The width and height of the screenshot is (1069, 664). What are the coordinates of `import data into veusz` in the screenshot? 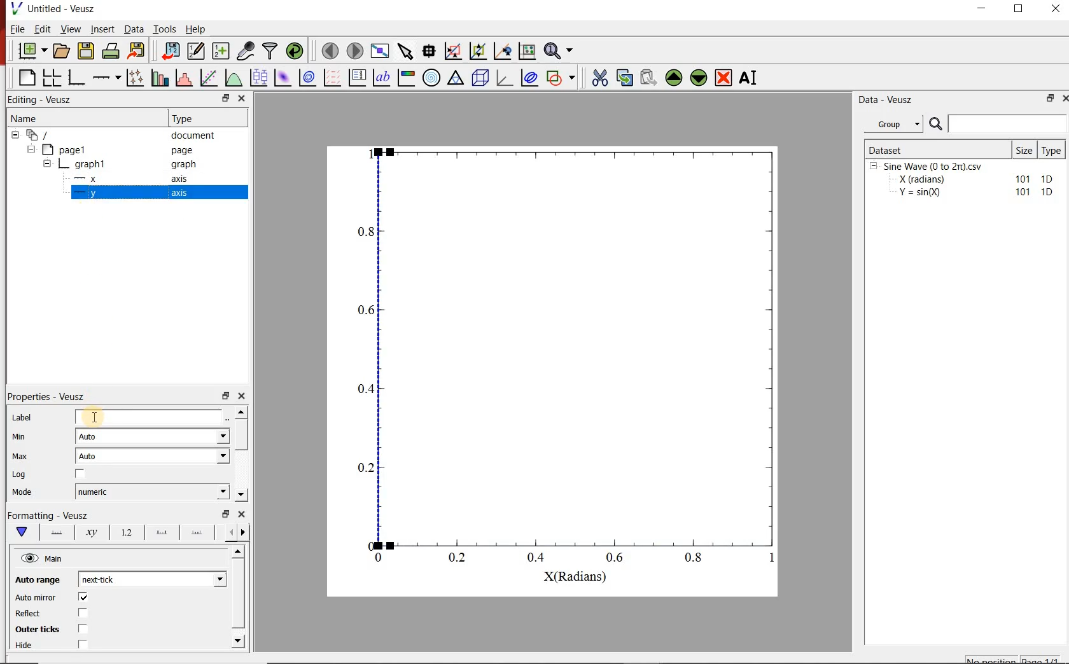 It's located at (169, 50).